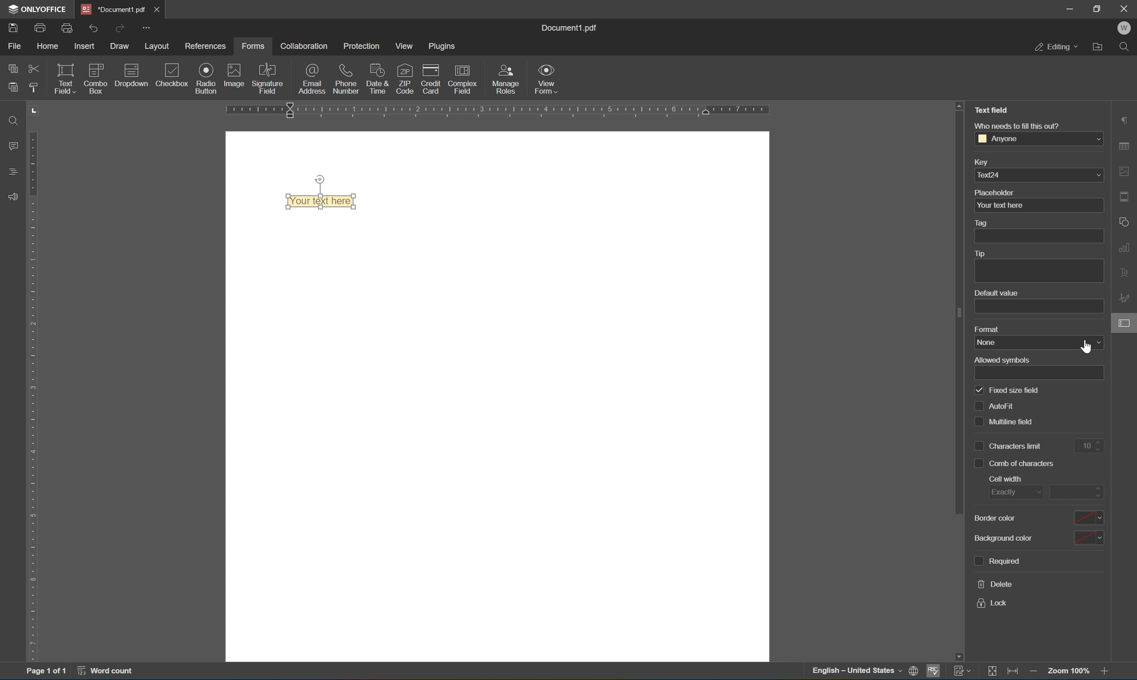 The image size is (1137, 680). Describe the element at coordinates (1010, 446) in the screenshot. I see `characters limits` at that location.